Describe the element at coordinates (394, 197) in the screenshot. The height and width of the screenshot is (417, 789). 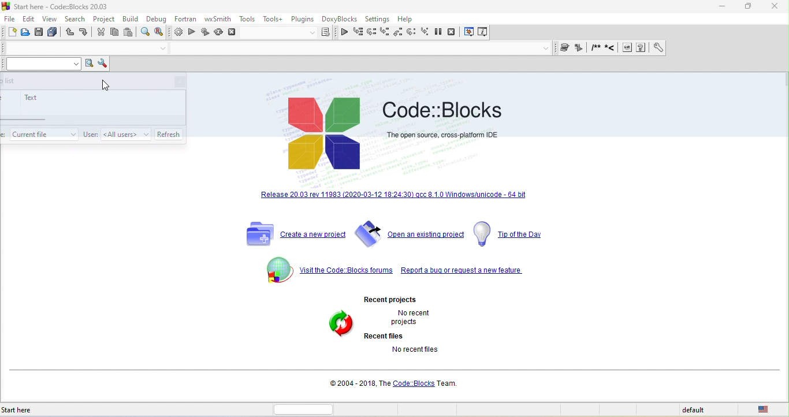
I see `release 20.03 rev 11983[20220-03-12 18.24.30] qcc 8.10 window unicode 64 bit` at that location.